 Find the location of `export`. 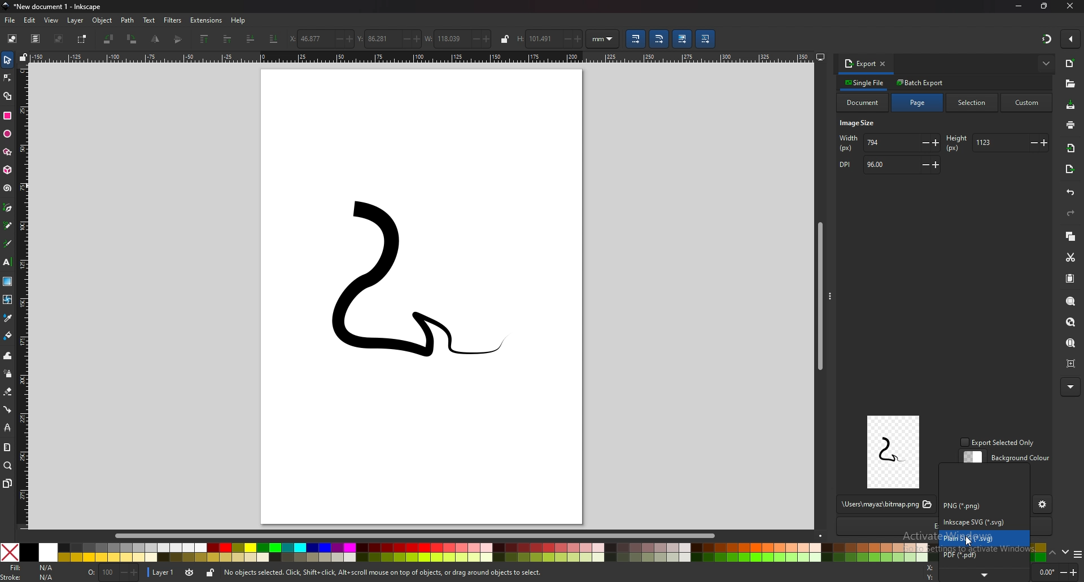

export is located at coordinates (860, 63).